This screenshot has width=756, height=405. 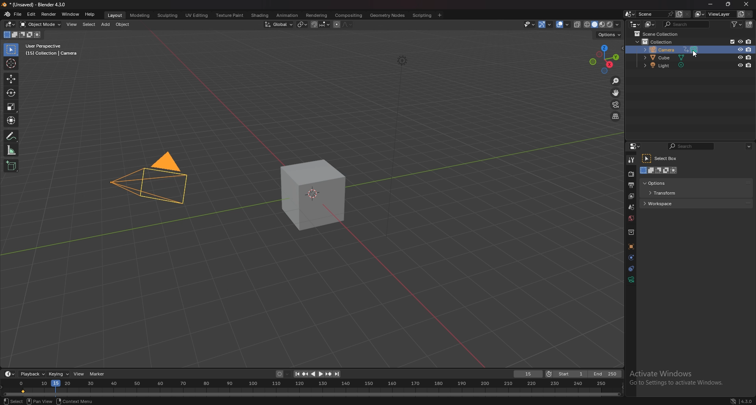 What do you see at coordinates (749, 42) in the screenshot?
I see `disable in renders` at bounding box center [749, 42].